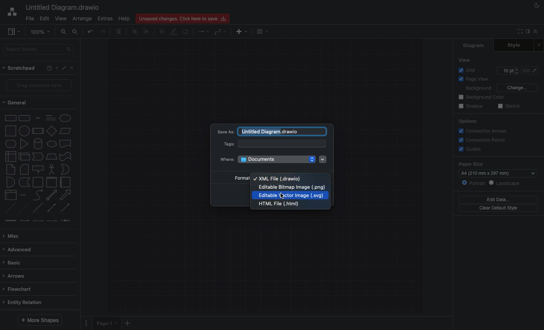 This screenshot has width=544, height=330. What do you see at coordinates (267, 159) in the screenshot?
I see `Where` at bounding box center [267, 159].